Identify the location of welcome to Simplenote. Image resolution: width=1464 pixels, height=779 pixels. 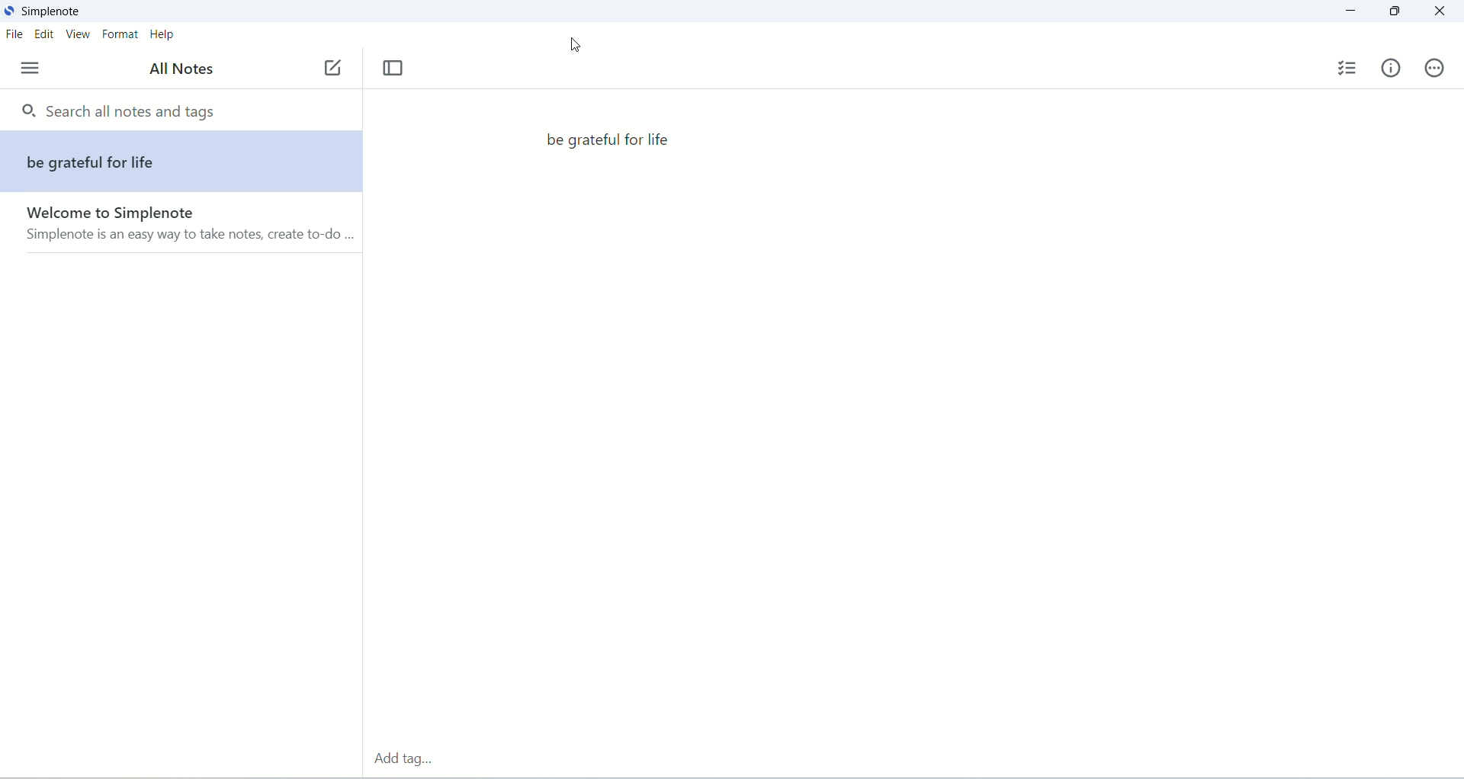
(179, 228).